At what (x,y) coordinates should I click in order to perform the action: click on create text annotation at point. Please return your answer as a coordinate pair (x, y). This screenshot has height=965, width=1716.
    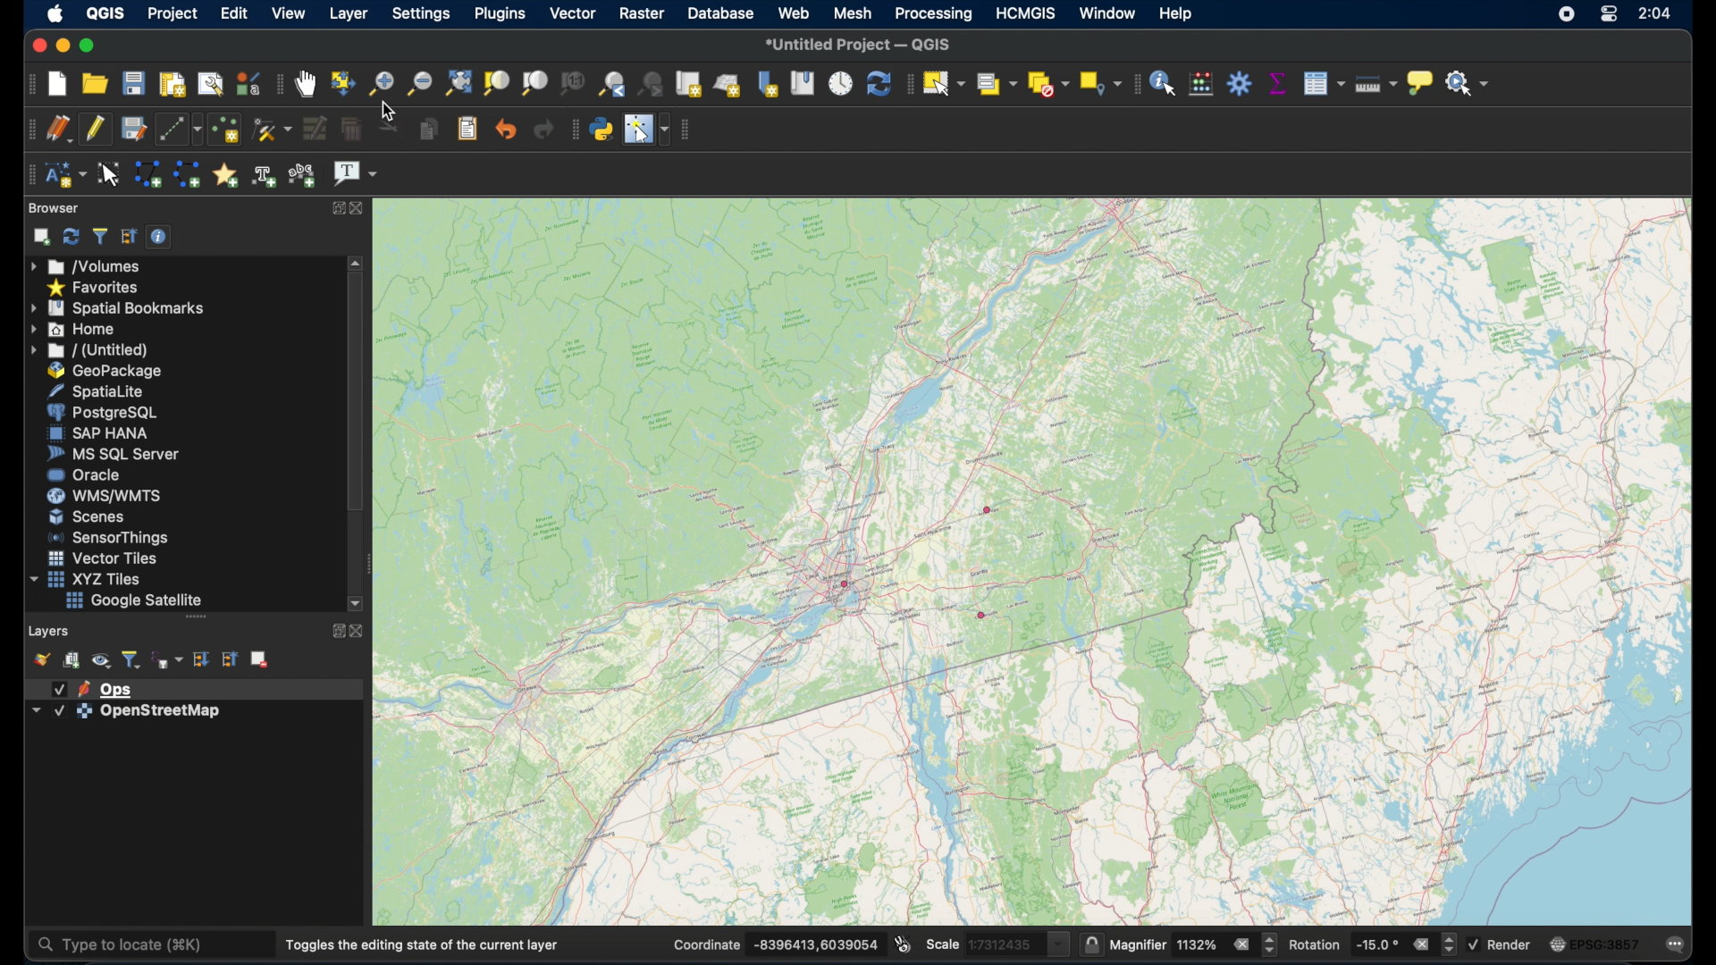
    Looking at the image, I should click on (265, 176).